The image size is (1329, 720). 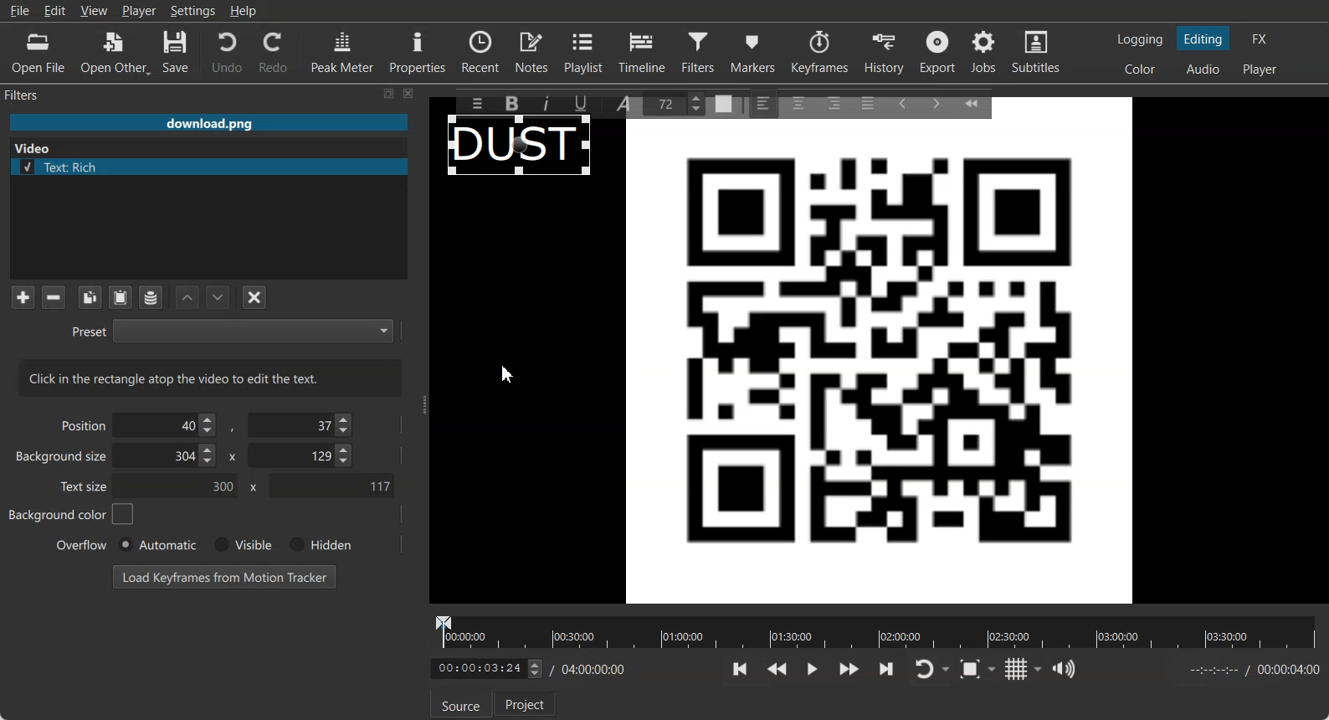 I want to click on Timeline, so click(x=643, y=51).